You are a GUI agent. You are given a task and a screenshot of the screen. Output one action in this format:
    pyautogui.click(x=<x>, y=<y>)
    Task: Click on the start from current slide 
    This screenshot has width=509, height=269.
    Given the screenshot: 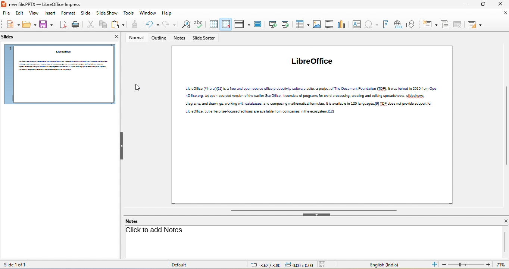 What is the action you would take?
    pyautogui.click(x=286, y=24)
    